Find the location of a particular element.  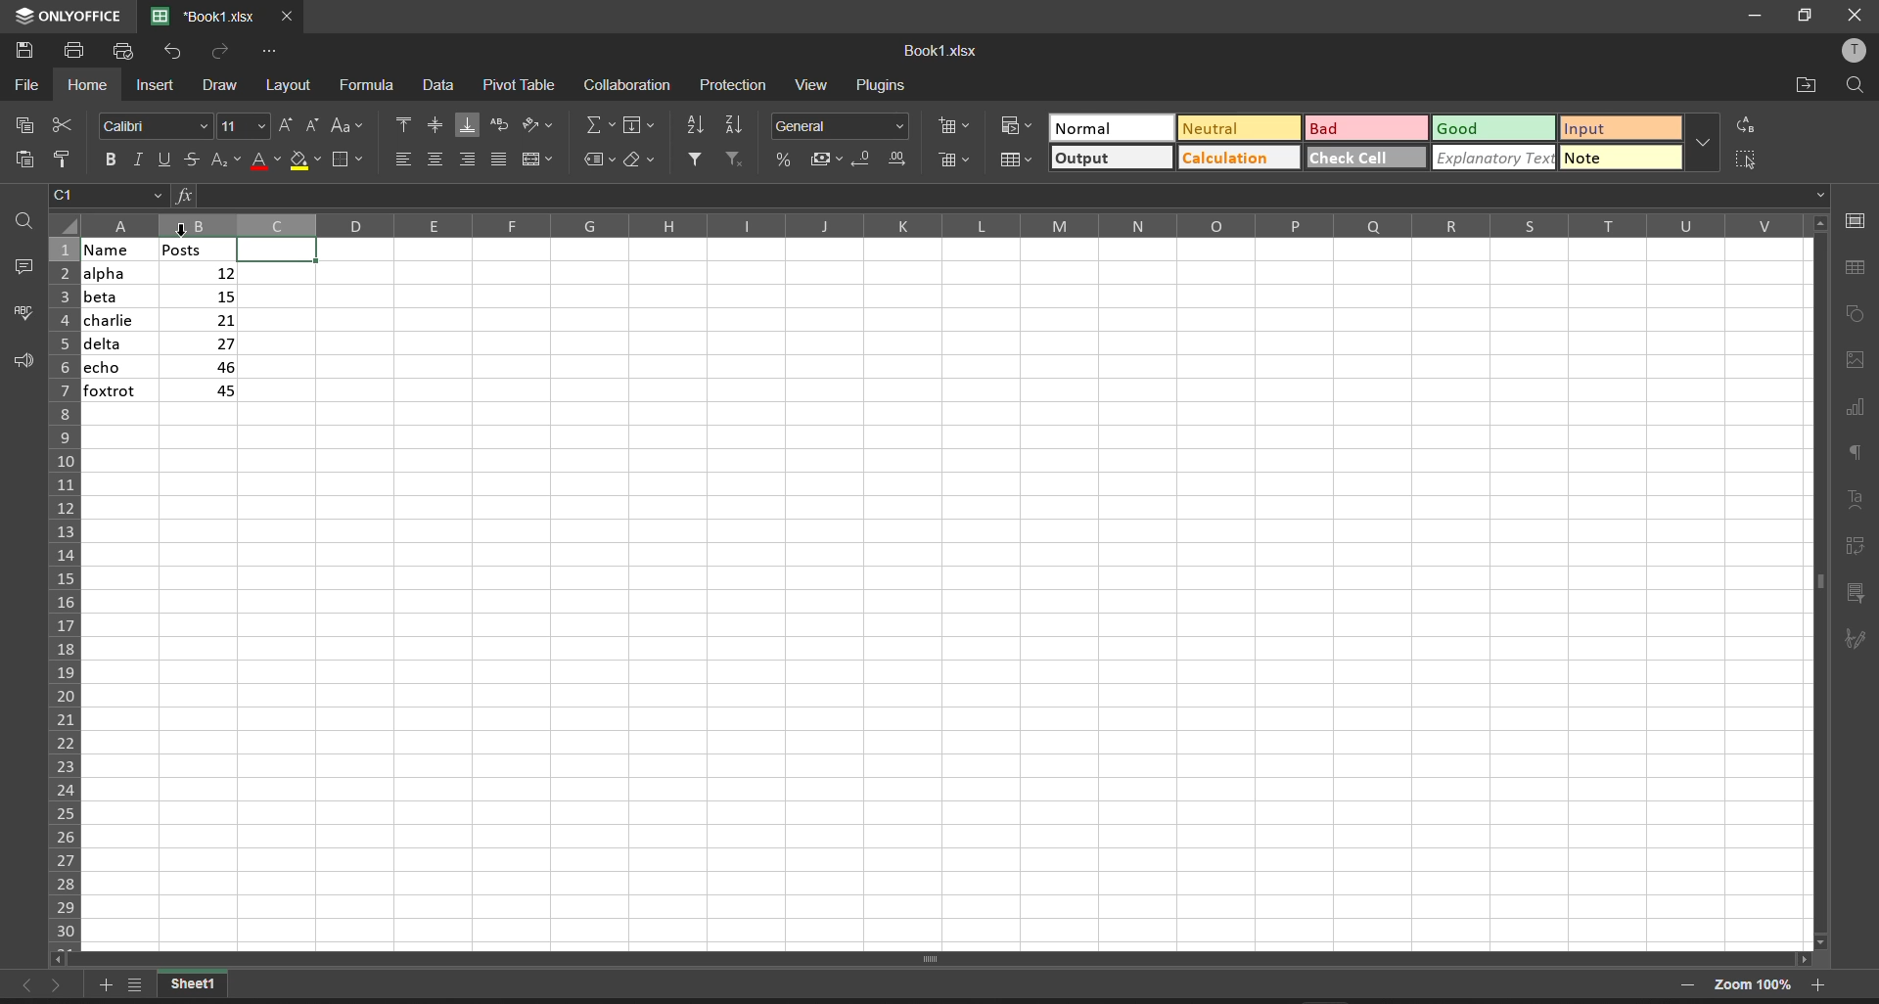

paste is located at coordinates (25, 160).